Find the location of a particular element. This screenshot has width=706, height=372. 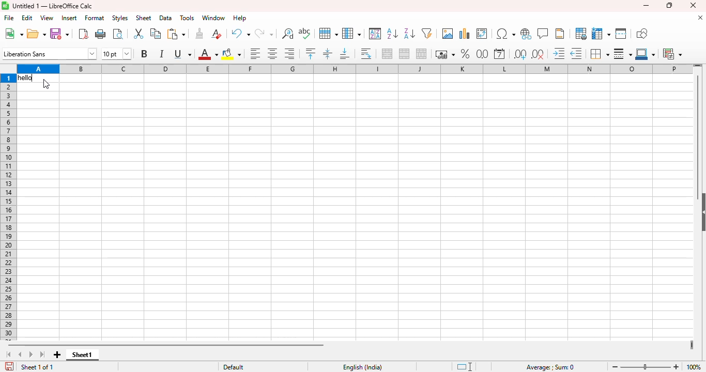

underline is located at coordinates (182, 54).